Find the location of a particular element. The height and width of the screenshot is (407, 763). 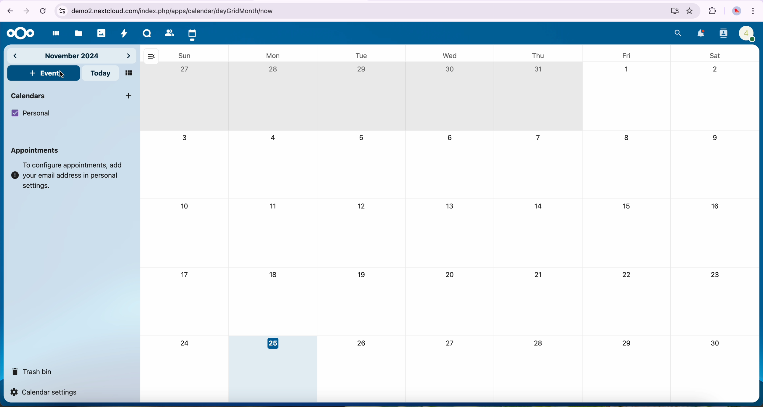

mon is located at coordinates (274, 56).